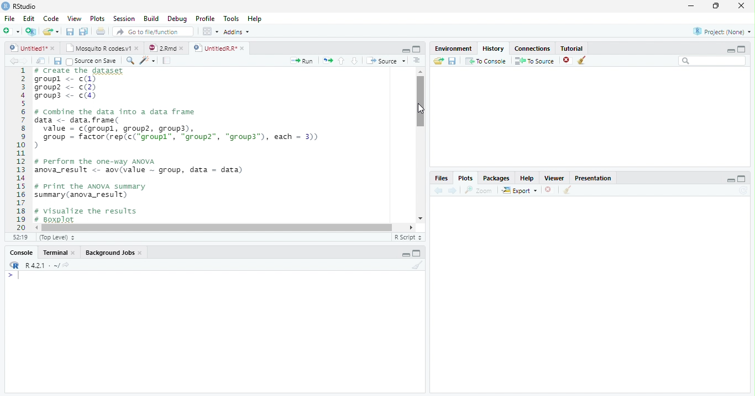 This screenshot has width=755, height=396. What do you see at coordinates (420, 266) in the screenshot?
I see `Clear console` at bounding box center [420, 266].